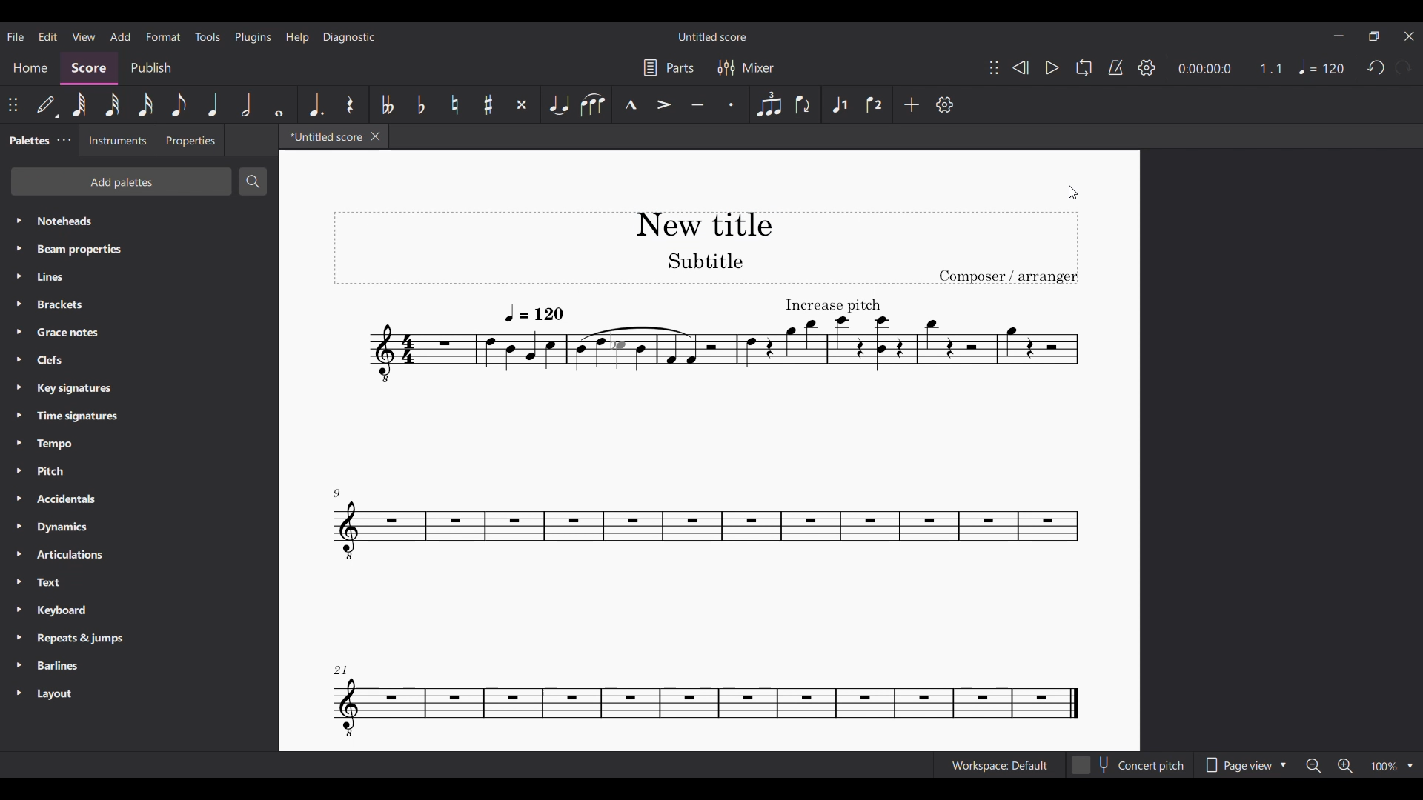 This screenshot has width=1423, height=800. Describe the element at coordinates (64, 140) in the screenshot. I see `Palettes settings` at that location.